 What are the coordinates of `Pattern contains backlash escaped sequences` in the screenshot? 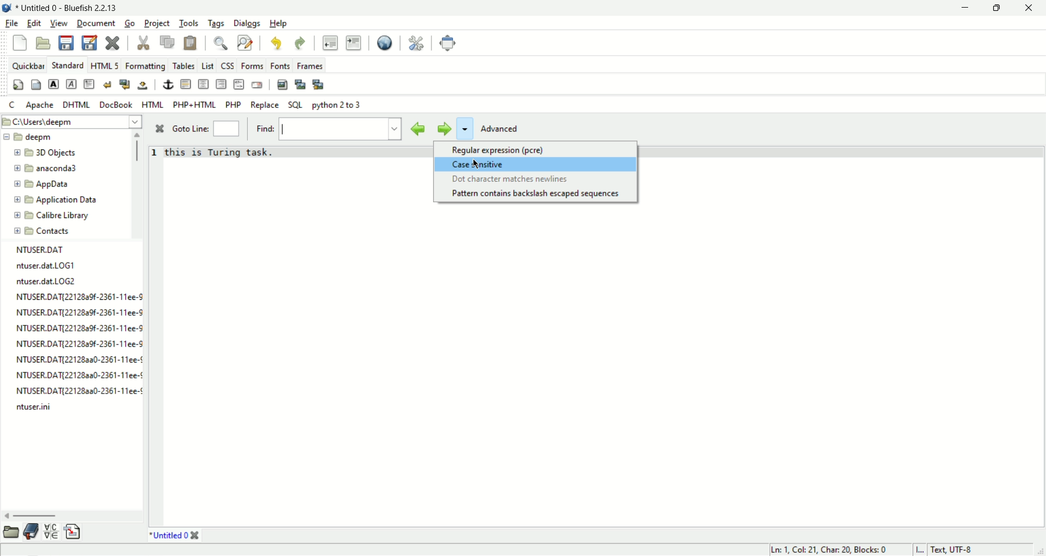 It's located at (537, 195).